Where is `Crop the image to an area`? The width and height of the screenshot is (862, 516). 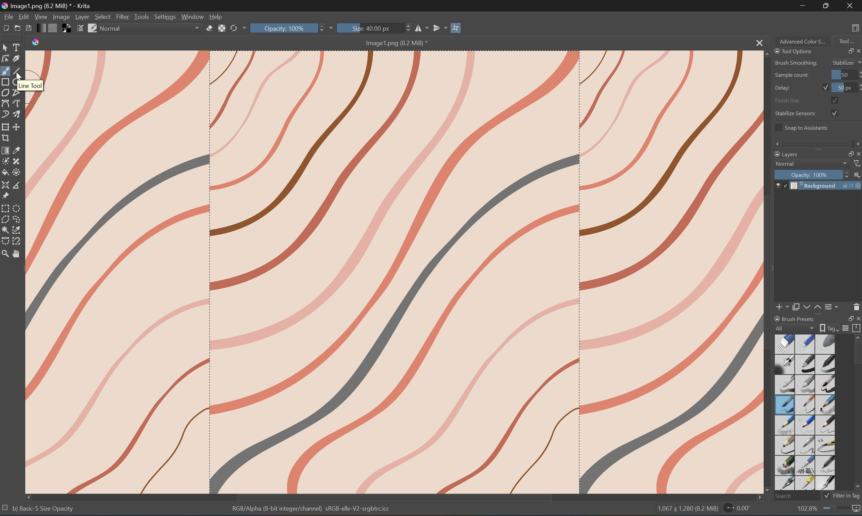
Crop the image to an area is located at coordinates (6, 138).